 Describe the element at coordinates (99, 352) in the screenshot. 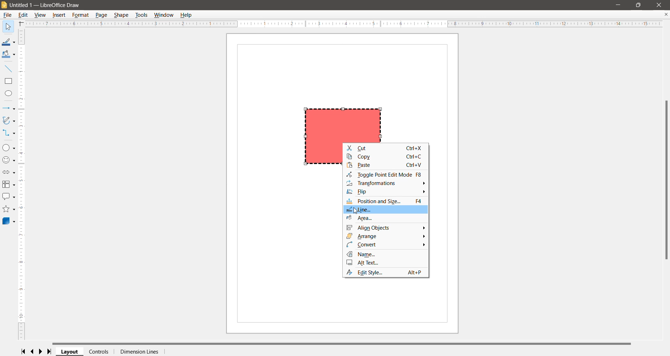

I see `Controls` at that location.